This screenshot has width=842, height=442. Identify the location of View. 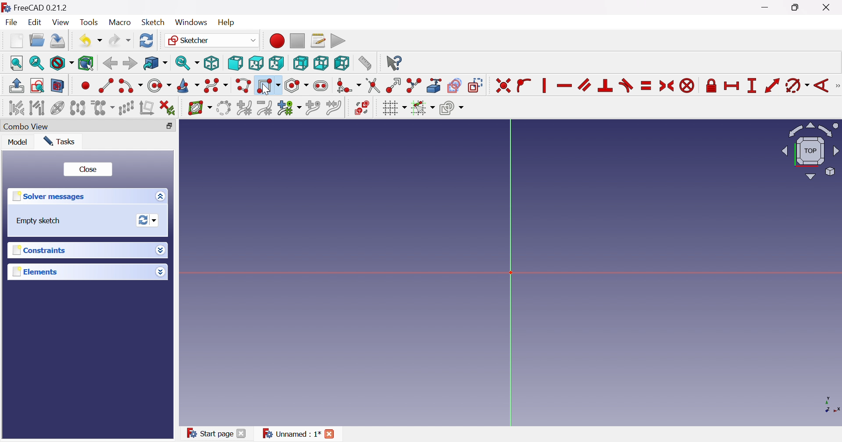
(61, 22).